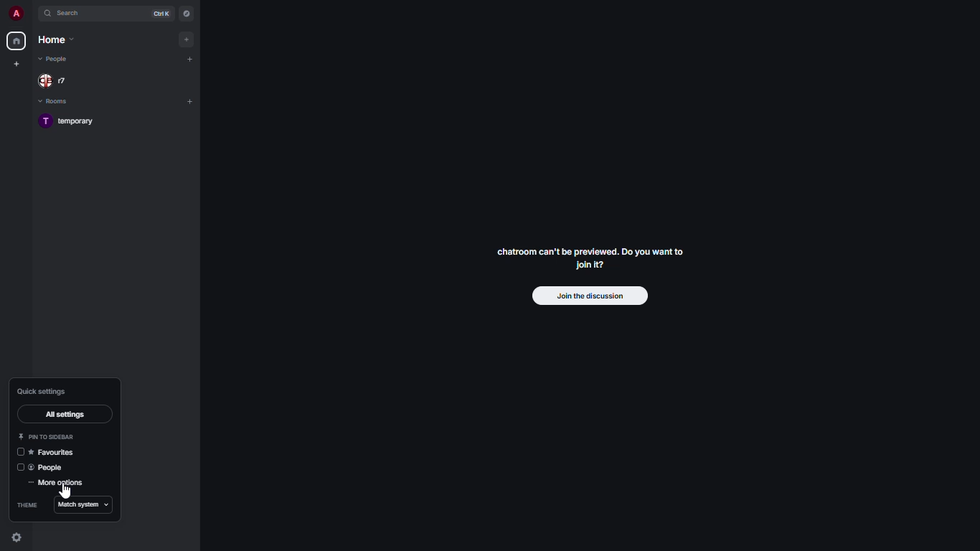 The height and width of the screenshot is (551, 980). What do you see at coordinates (589, 261) in the screenshot?
I see `chatroom can't be previewed` at bounding box center [589, 261].